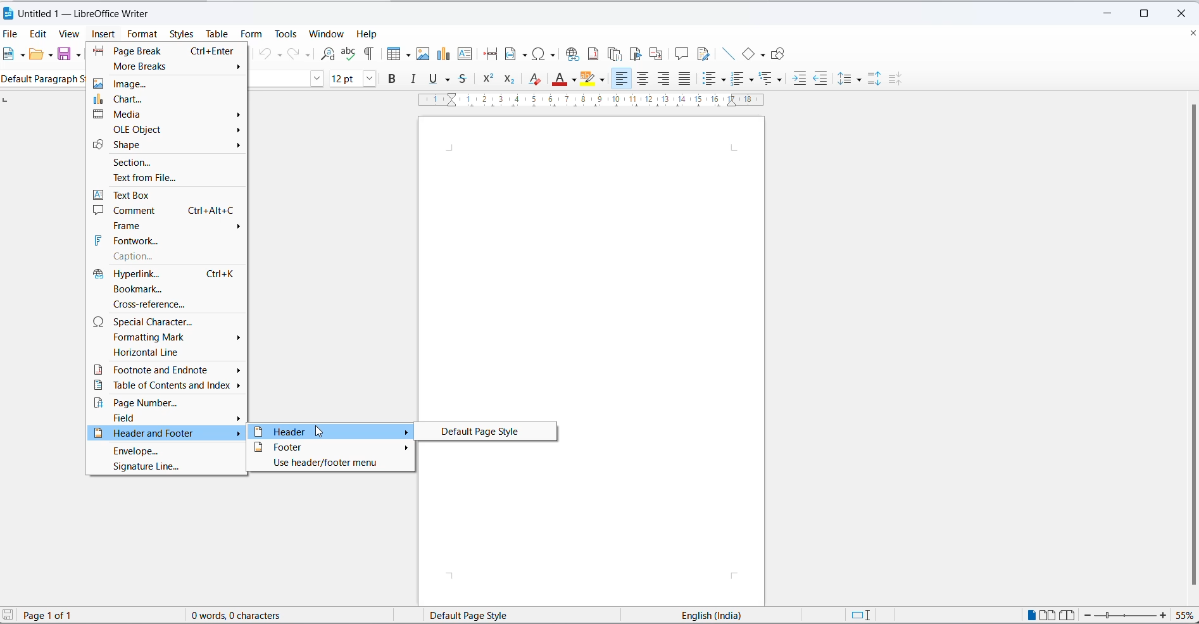 The width and height of the screenshot is (1199, 624). I want to click on font name option, so click(316, 79).